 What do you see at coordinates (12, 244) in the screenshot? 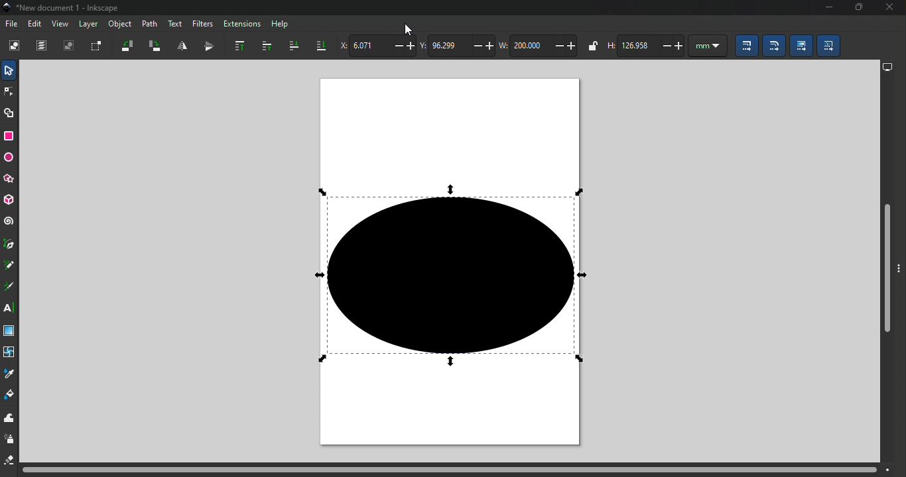
I see `Pen tool` at bounding box center [12, 244].